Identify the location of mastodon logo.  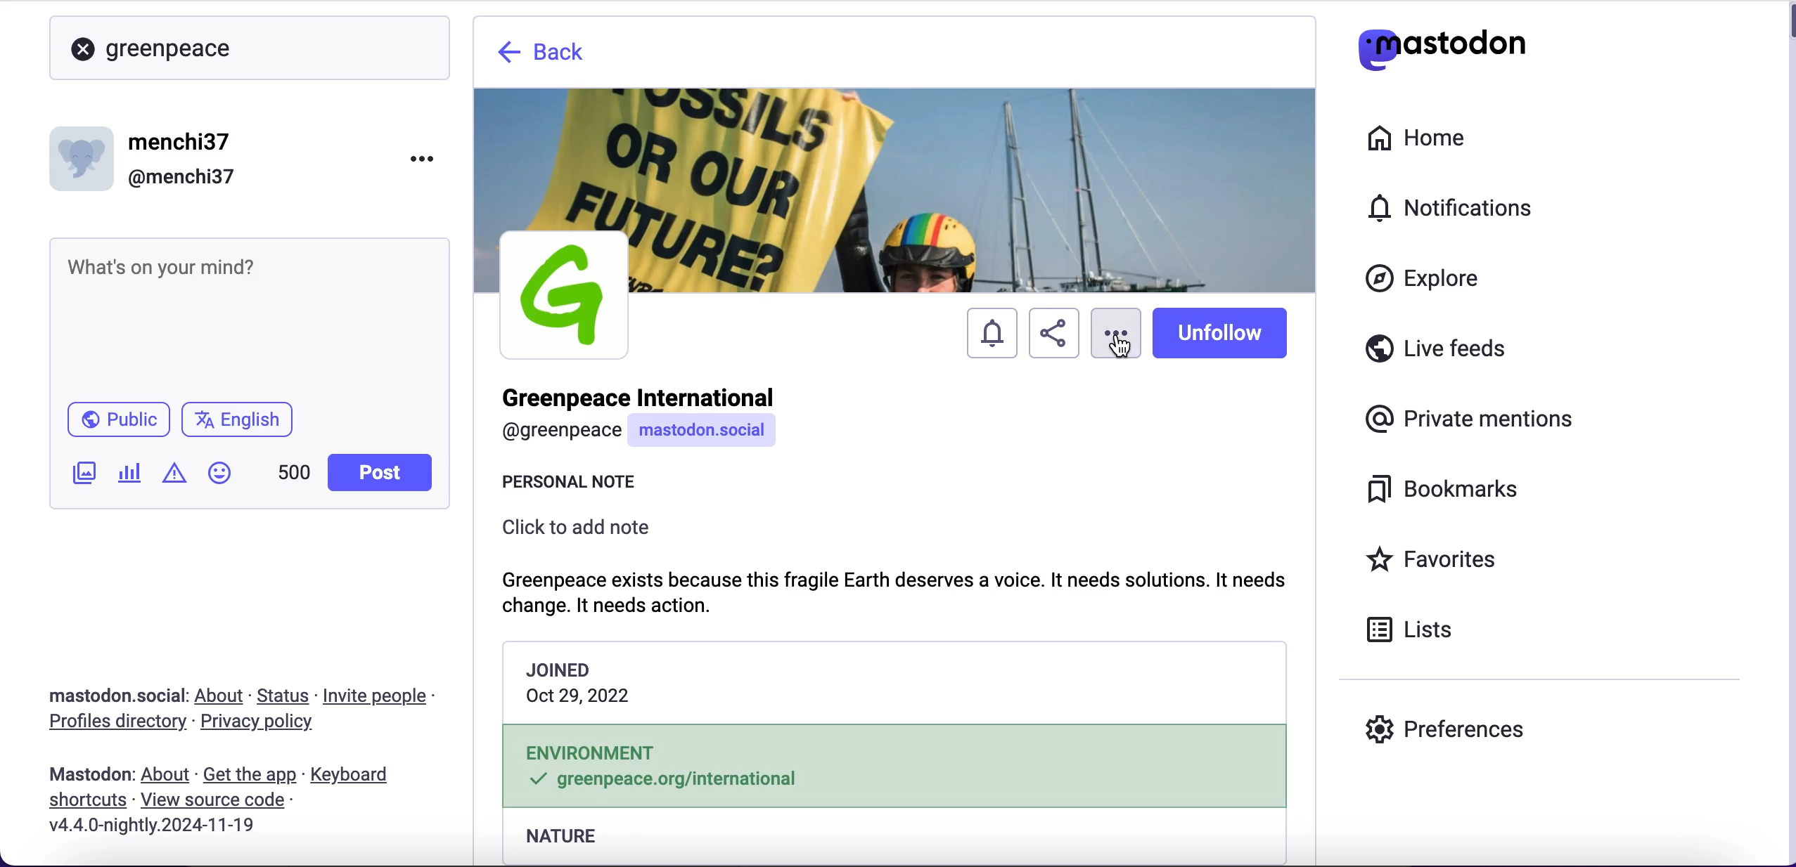
(1442, 46).